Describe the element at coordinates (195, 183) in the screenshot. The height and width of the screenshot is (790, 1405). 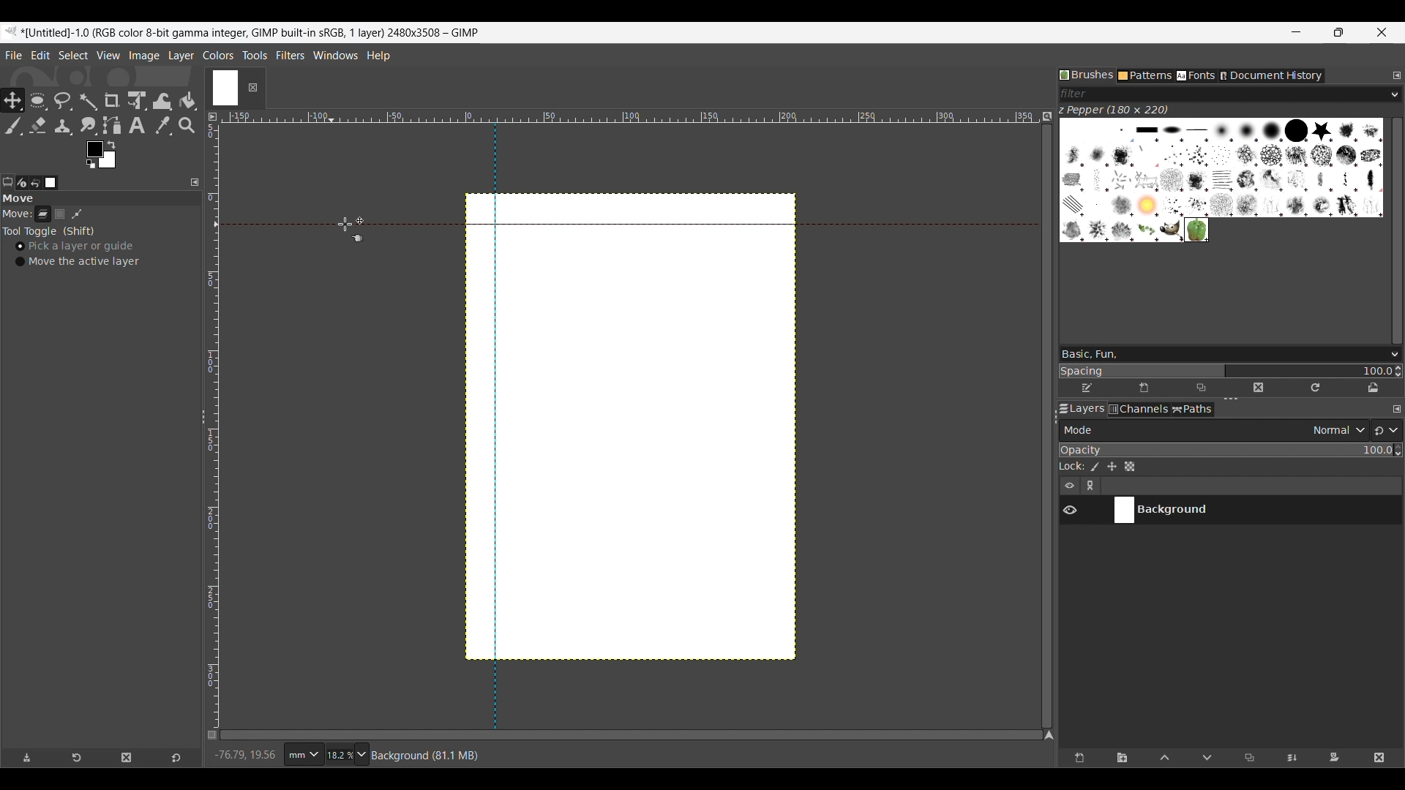
I see `Configure this tab` at that location.